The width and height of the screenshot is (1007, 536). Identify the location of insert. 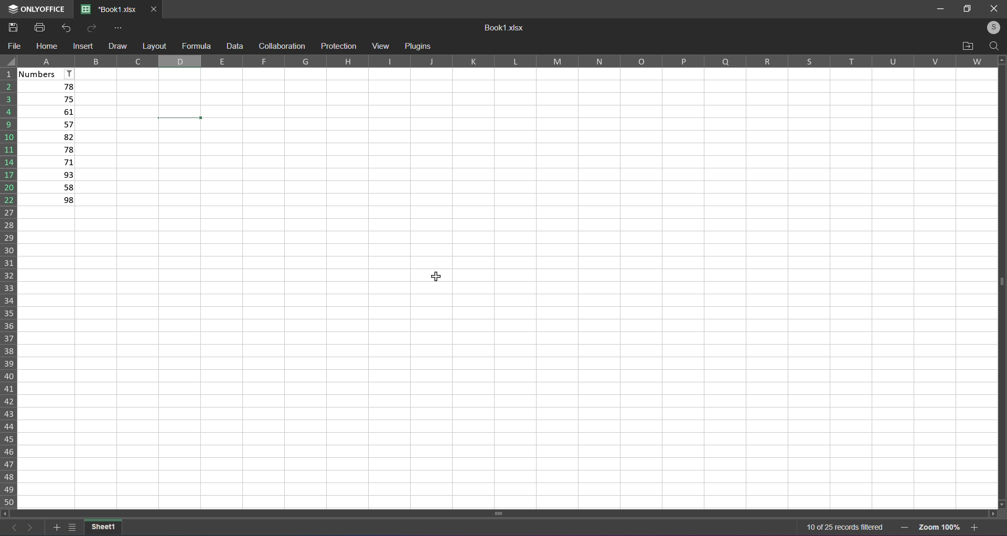
(84, 47).